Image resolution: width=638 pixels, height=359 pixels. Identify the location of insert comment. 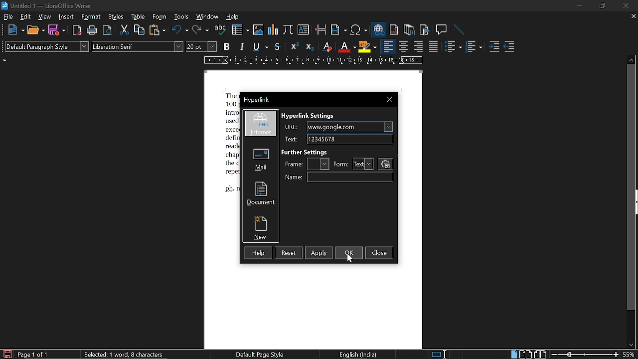
(441, 29).